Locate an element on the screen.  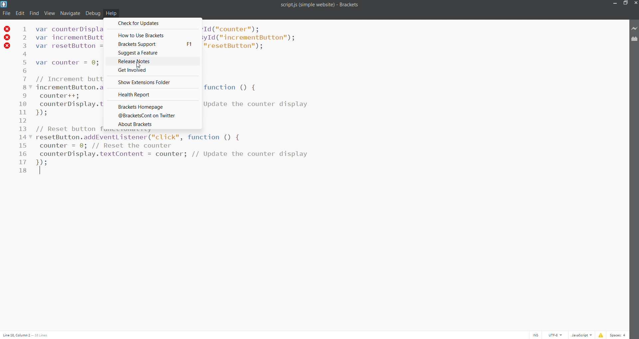
line error  is located at coordinates (7, 38).